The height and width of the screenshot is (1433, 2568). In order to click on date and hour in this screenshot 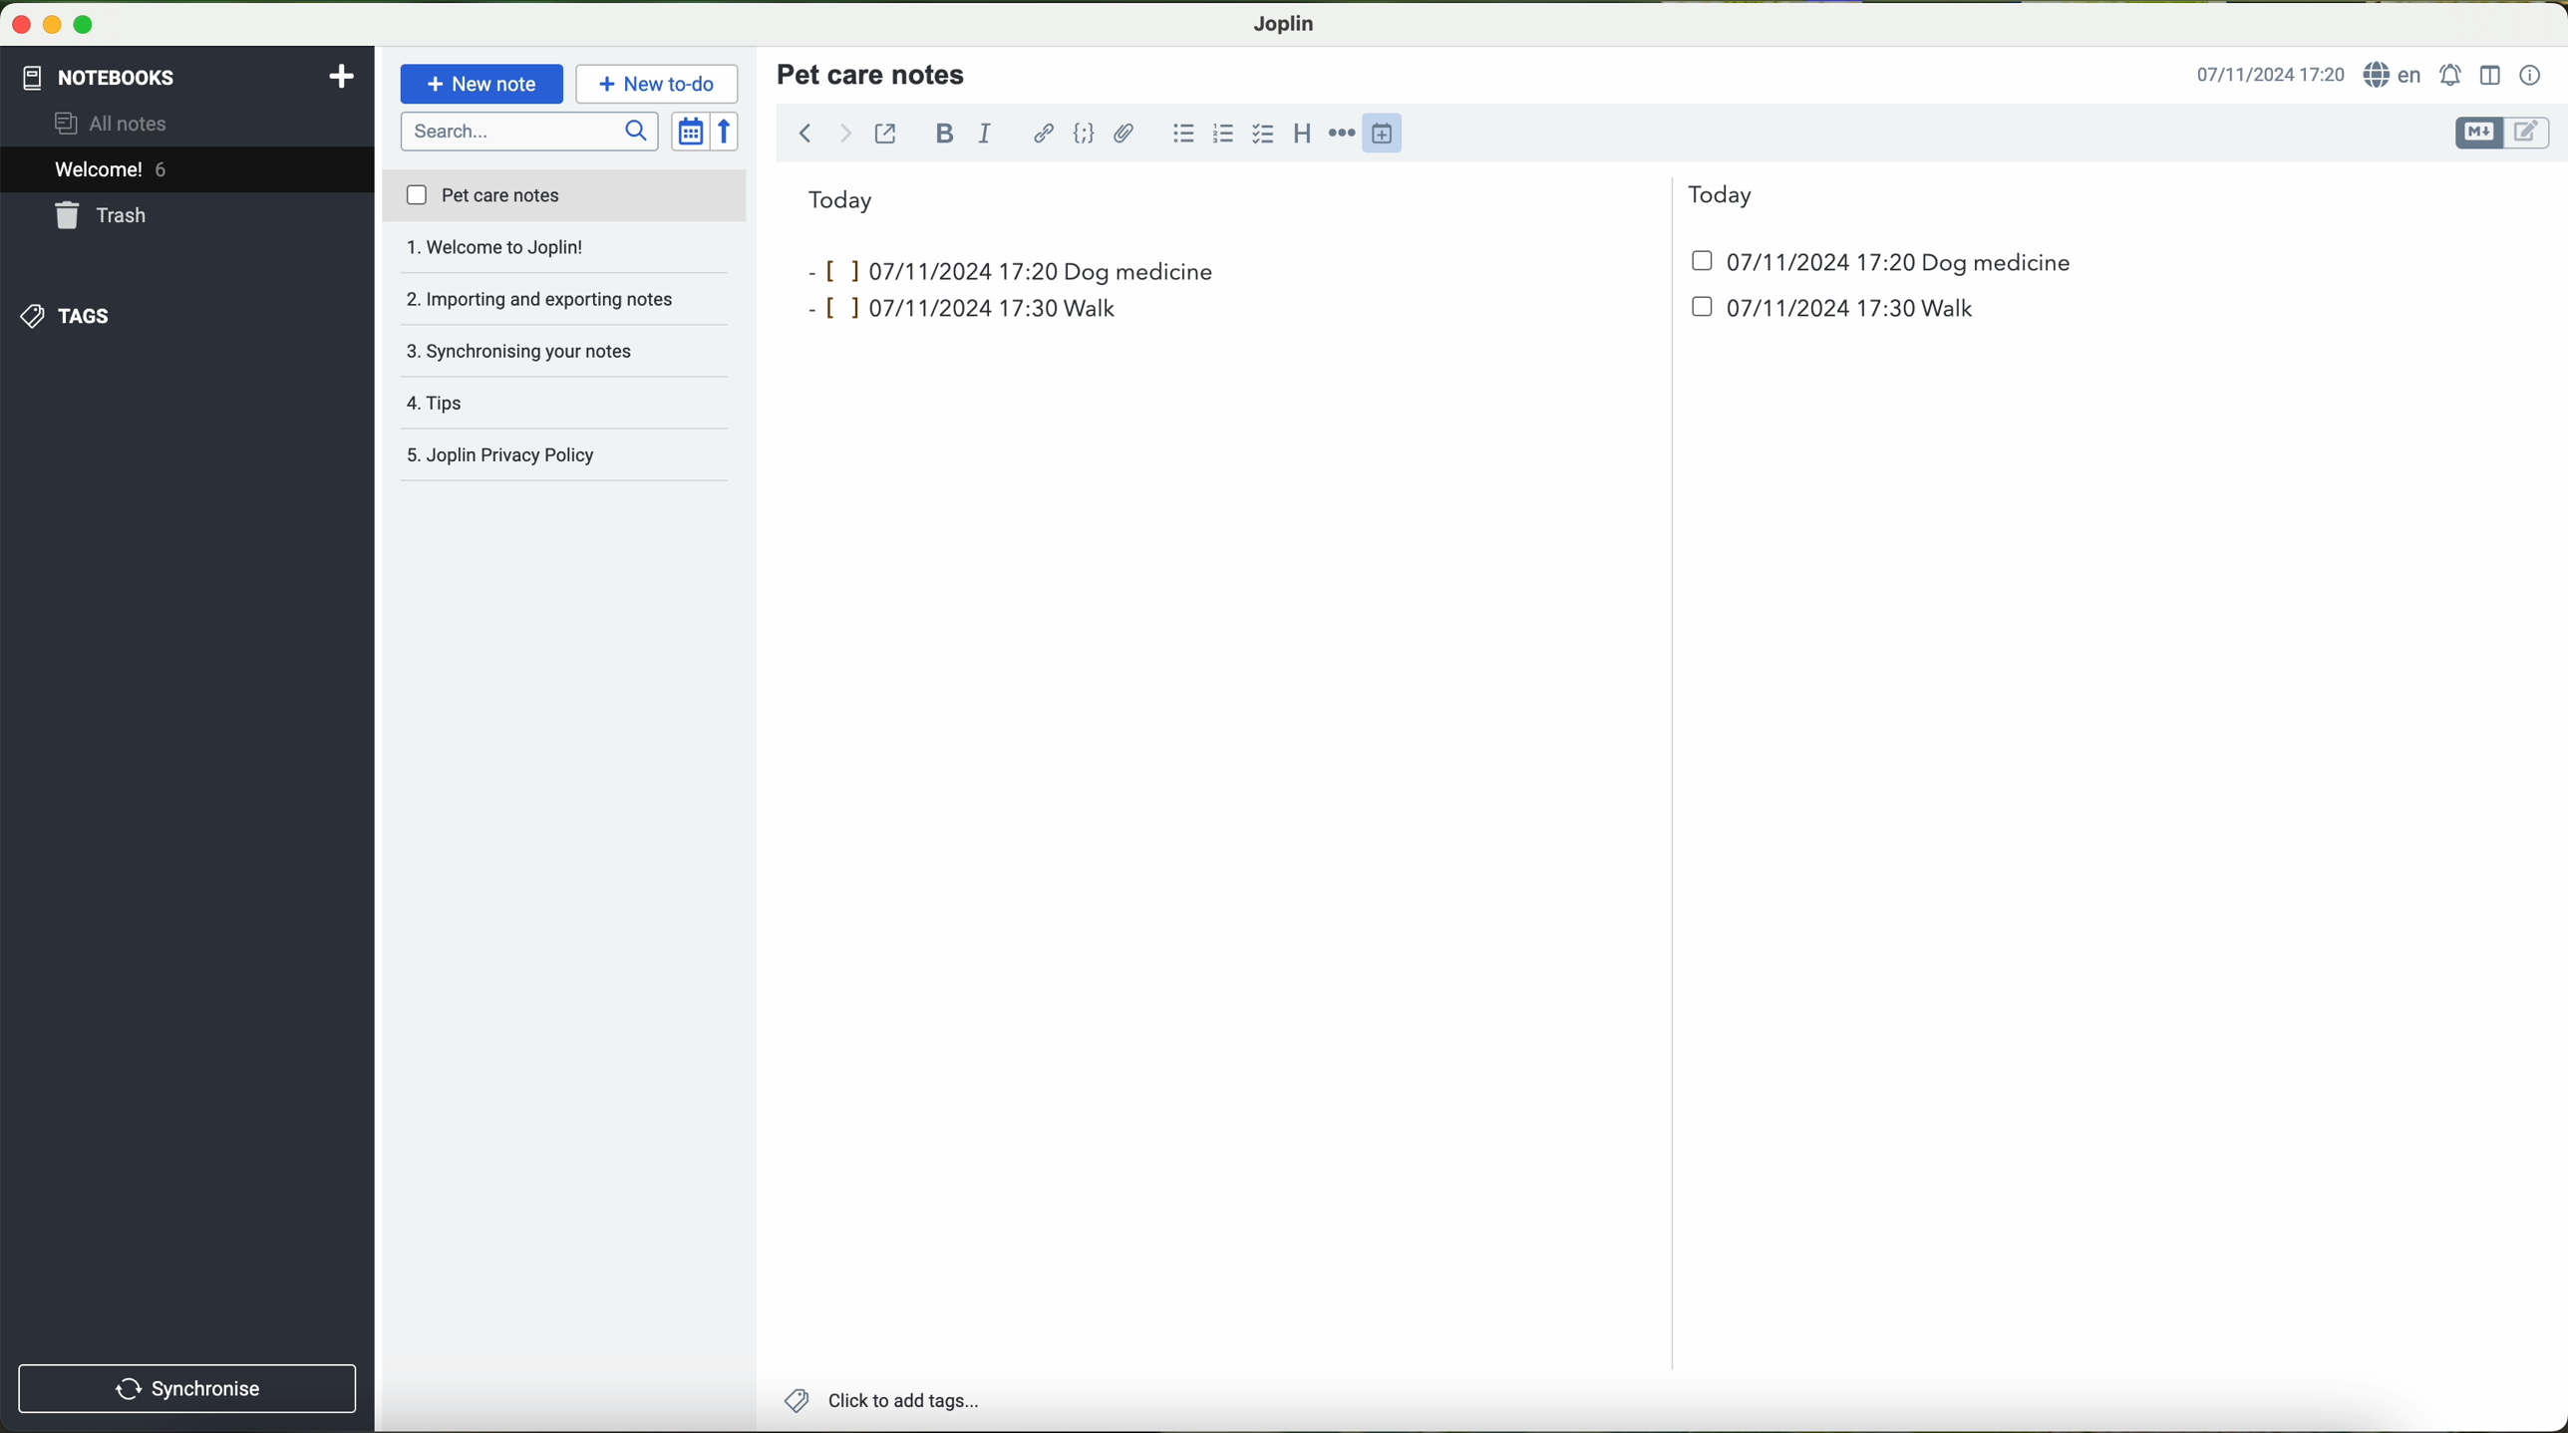, I will do `click(1437, 316)`.